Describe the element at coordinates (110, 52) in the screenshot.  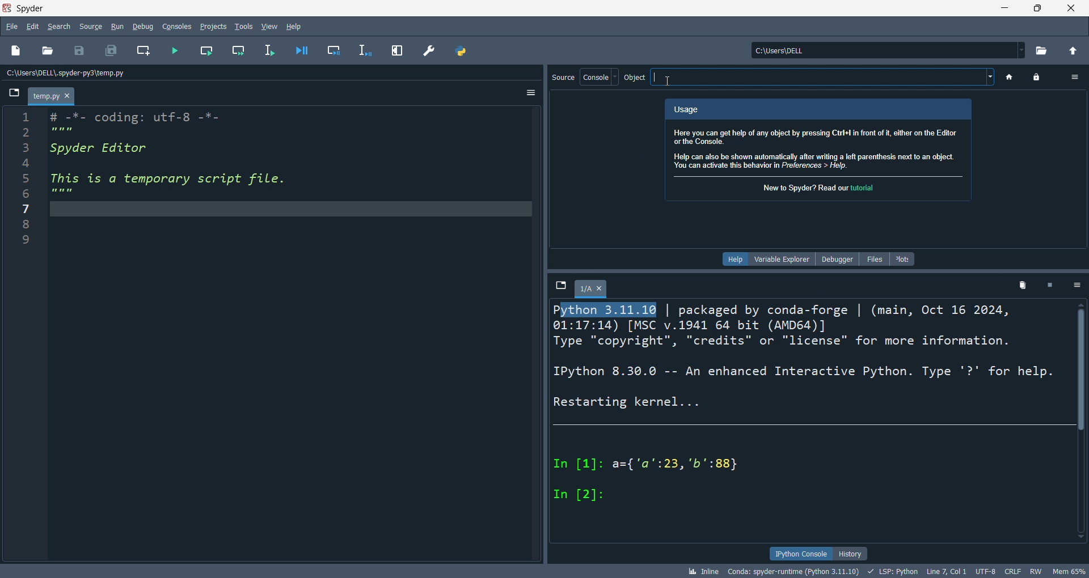
I see `save all` at that location.